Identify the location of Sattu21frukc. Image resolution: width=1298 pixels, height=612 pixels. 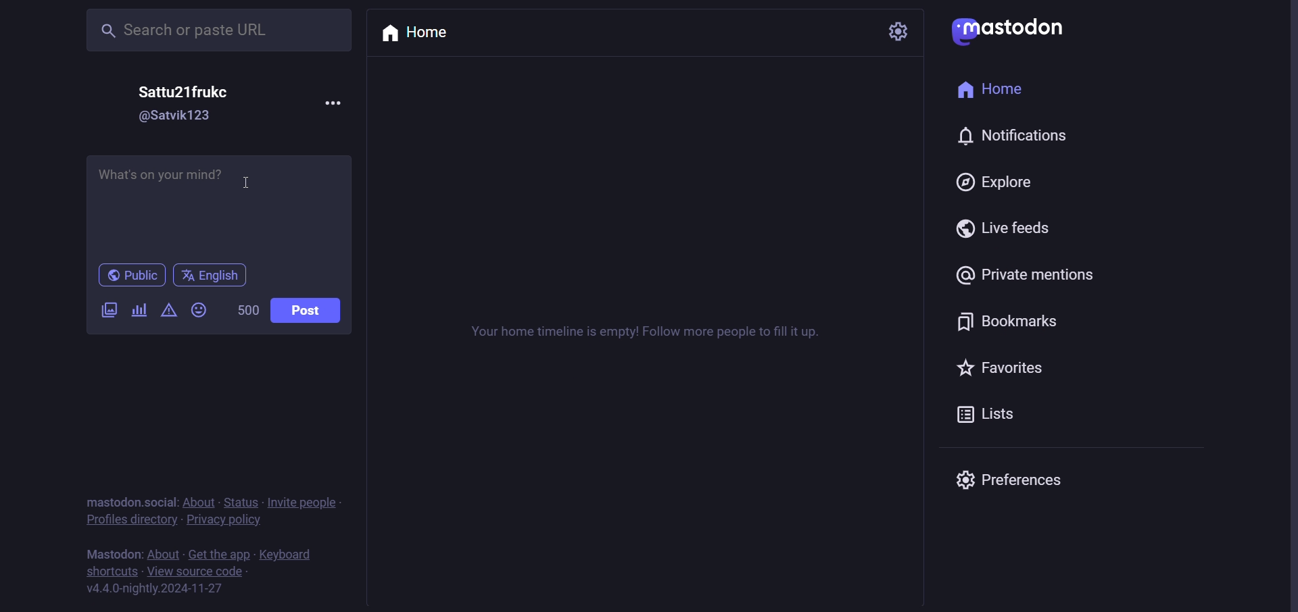
(185, 93).